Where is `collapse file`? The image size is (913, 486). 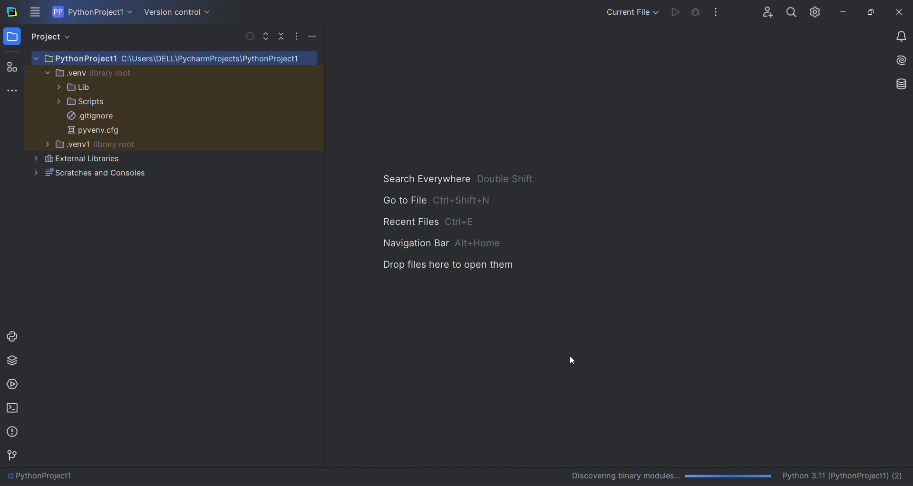
collapse file is located at coordinates (281, 37).